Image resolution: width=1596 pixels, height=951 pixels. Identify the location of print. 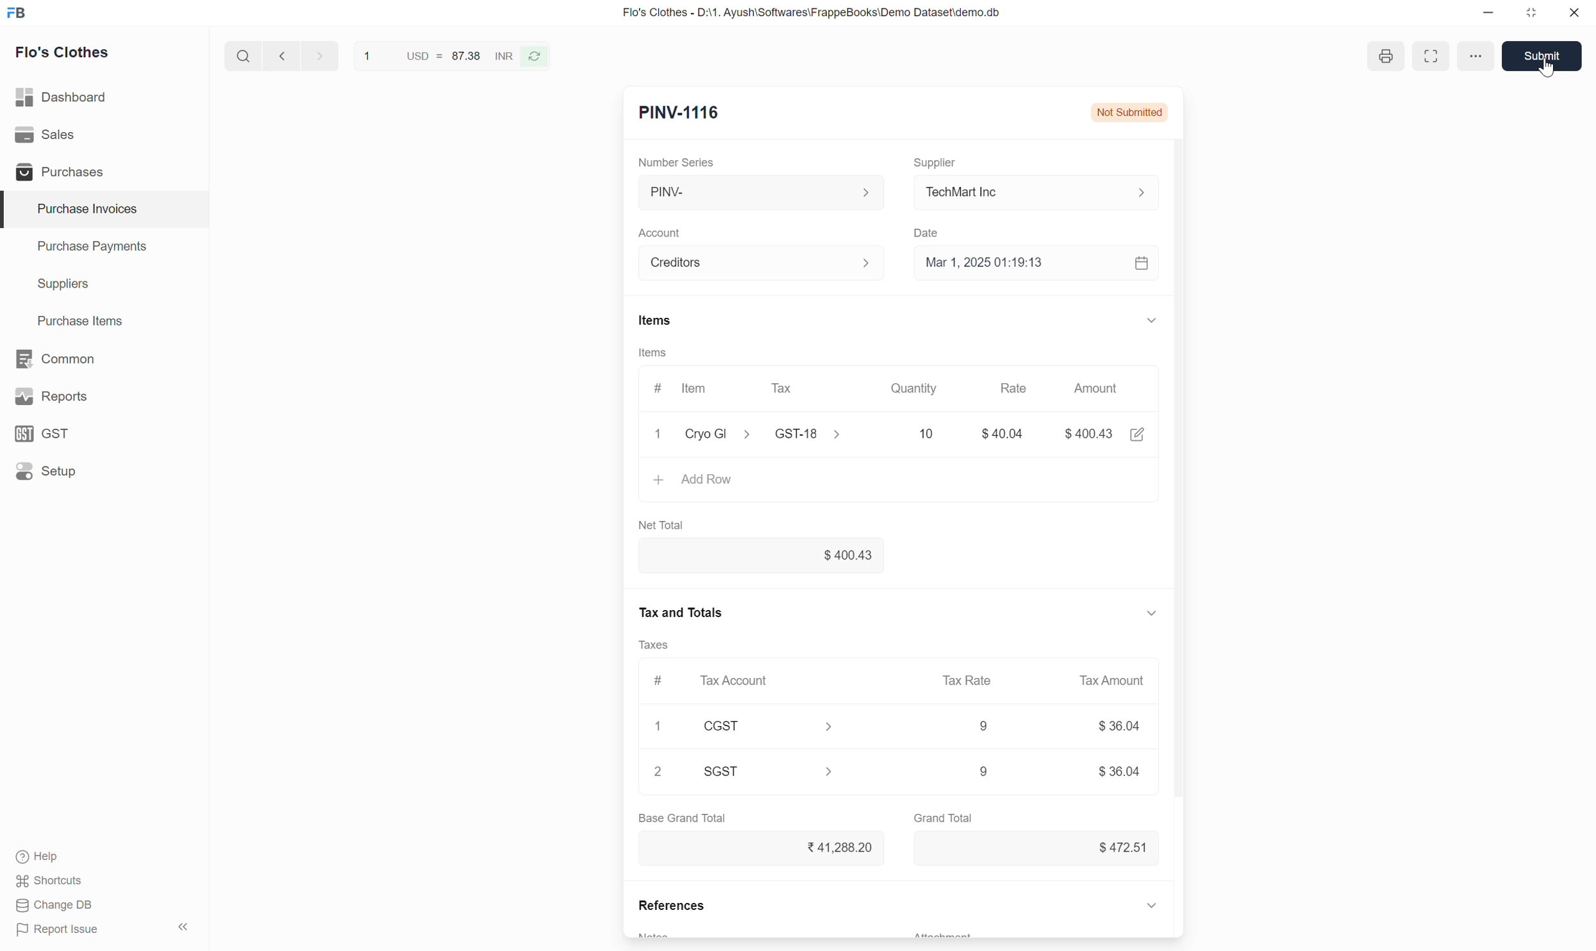
(1384, 58).